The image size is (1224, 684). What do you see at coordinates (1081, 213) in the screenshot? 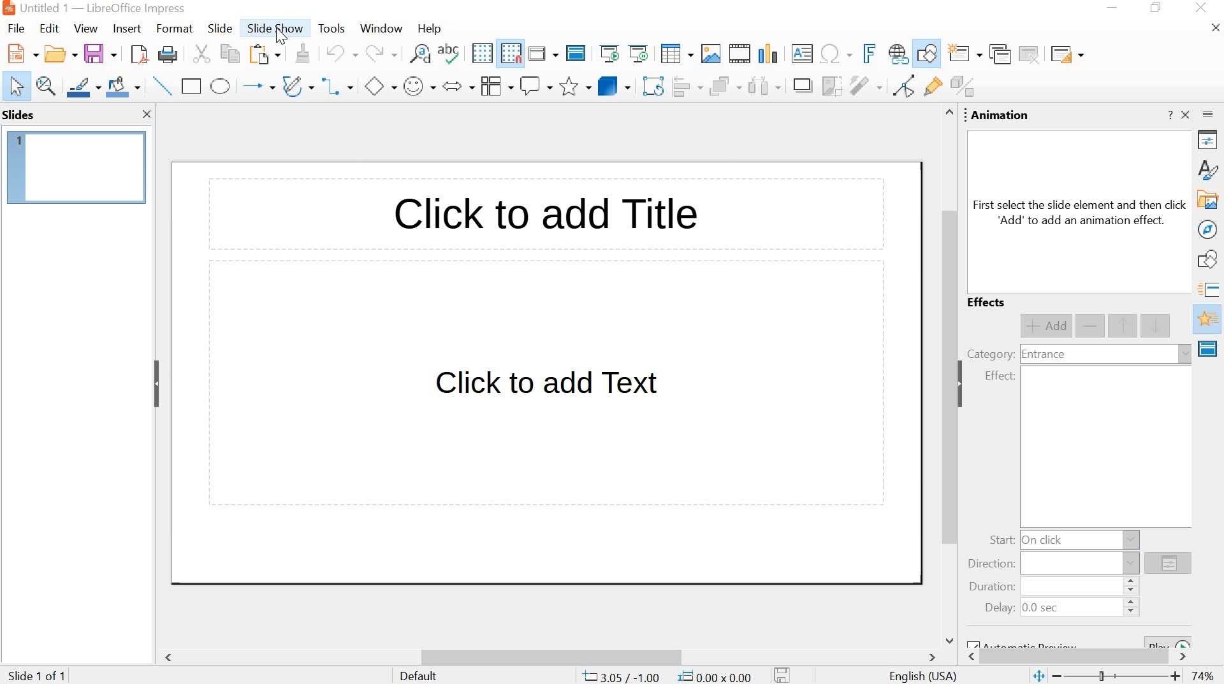
I see `text` at bounding box center [1081, 213].